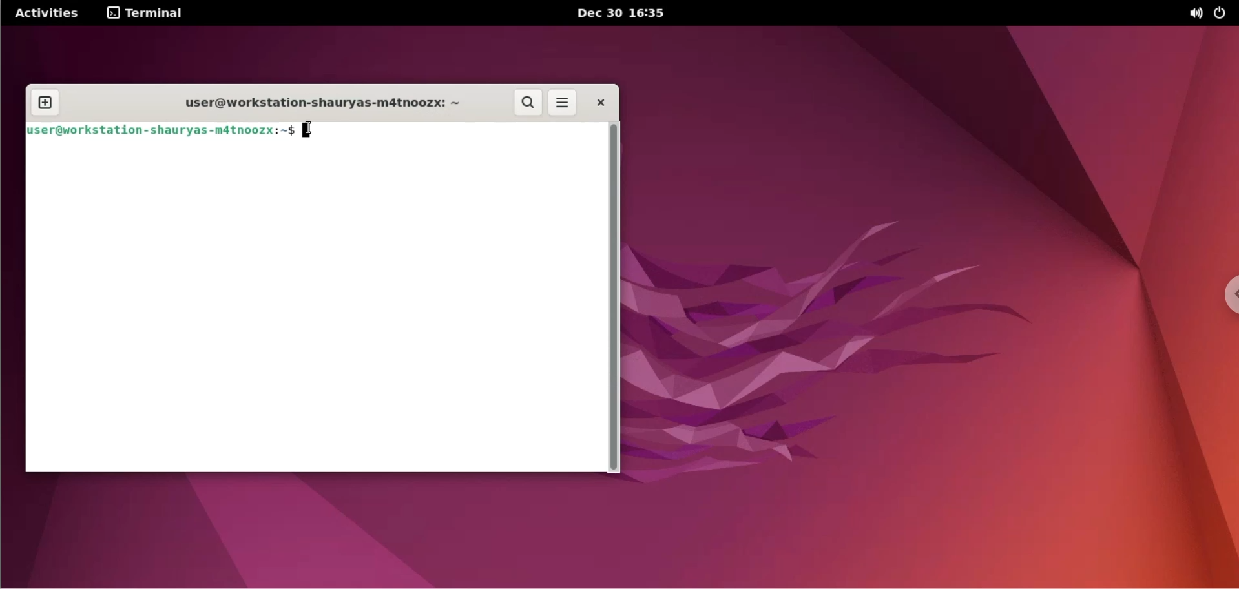  I want to click on close, so click(601, 103).